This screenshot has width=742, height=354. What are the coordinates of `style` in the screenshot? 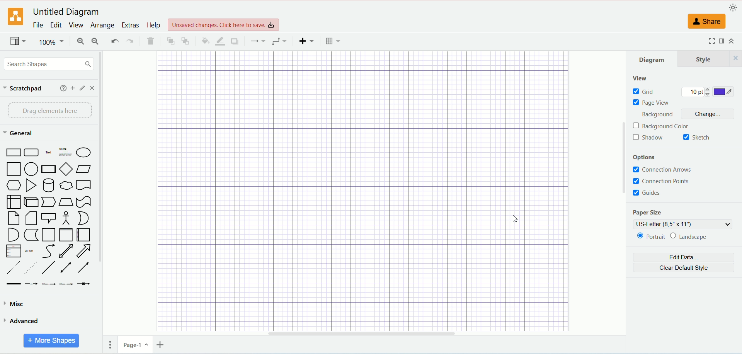 It's located at (710, 58).